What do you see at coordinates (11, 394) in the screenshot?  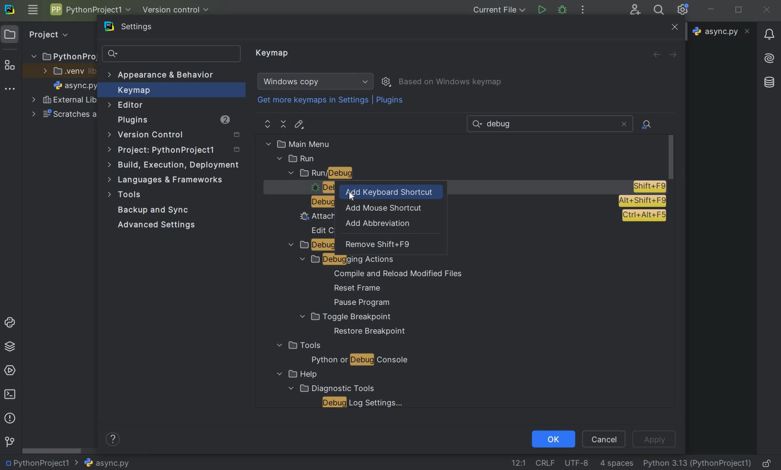 I see `terminal` at bounding box center [11, 394].